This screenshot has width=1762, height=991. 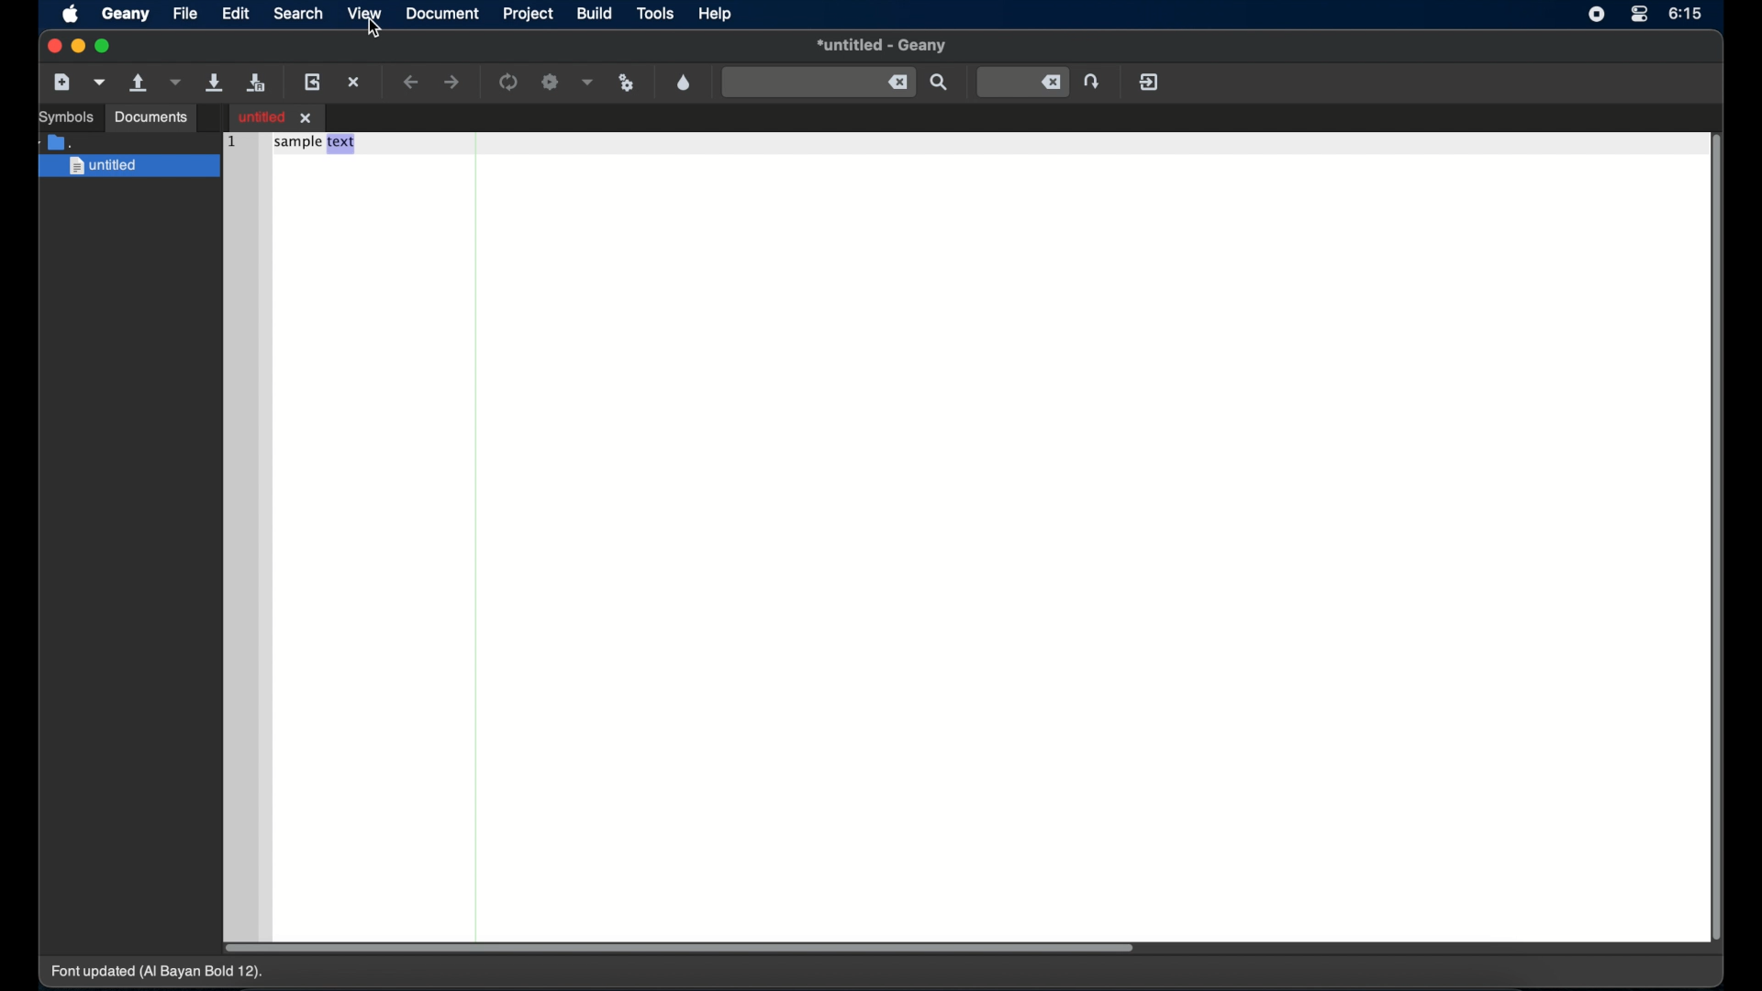 What do you see at coordinates (106, 46) in the screenshot?
I see `maximize` at bounding box center [106, 46].